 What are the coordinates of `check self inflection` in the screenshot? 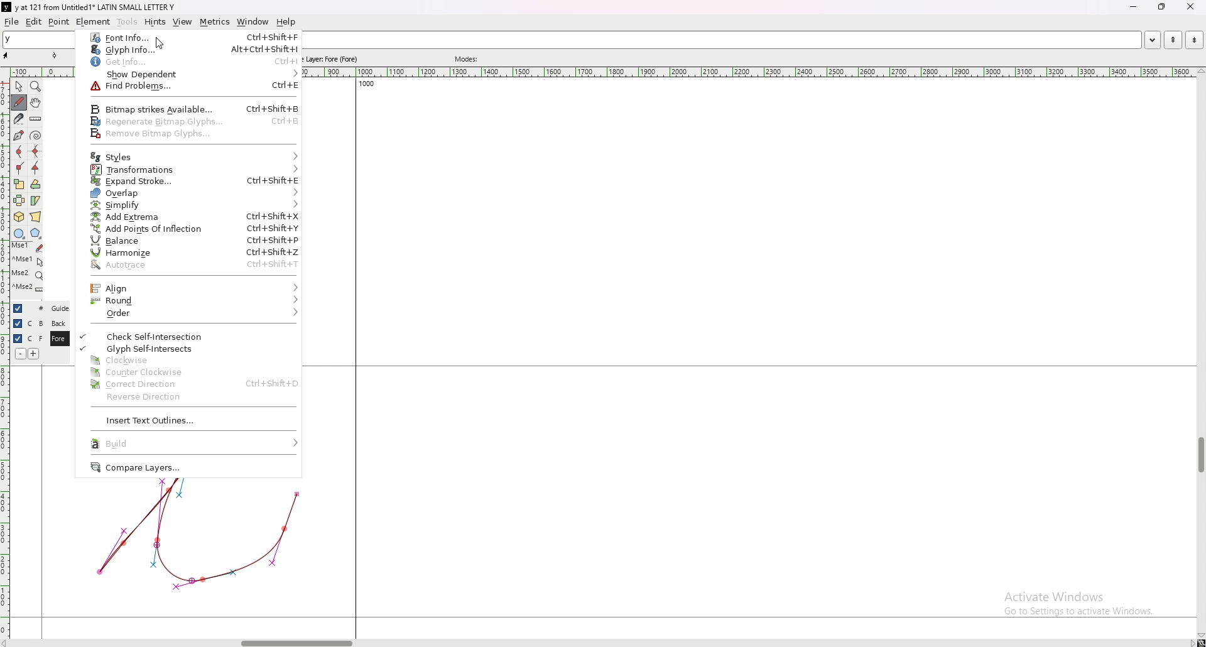 It's located at (189, 336).